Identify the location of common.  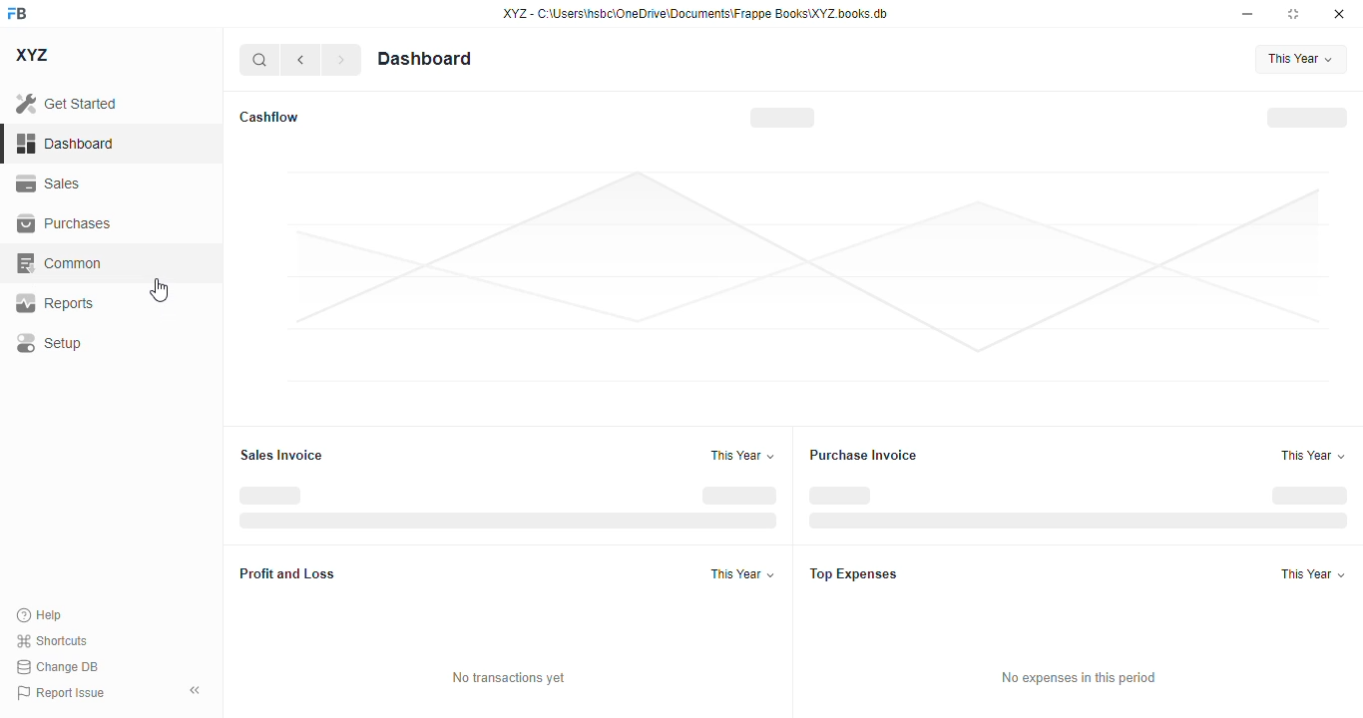
(59, 263).